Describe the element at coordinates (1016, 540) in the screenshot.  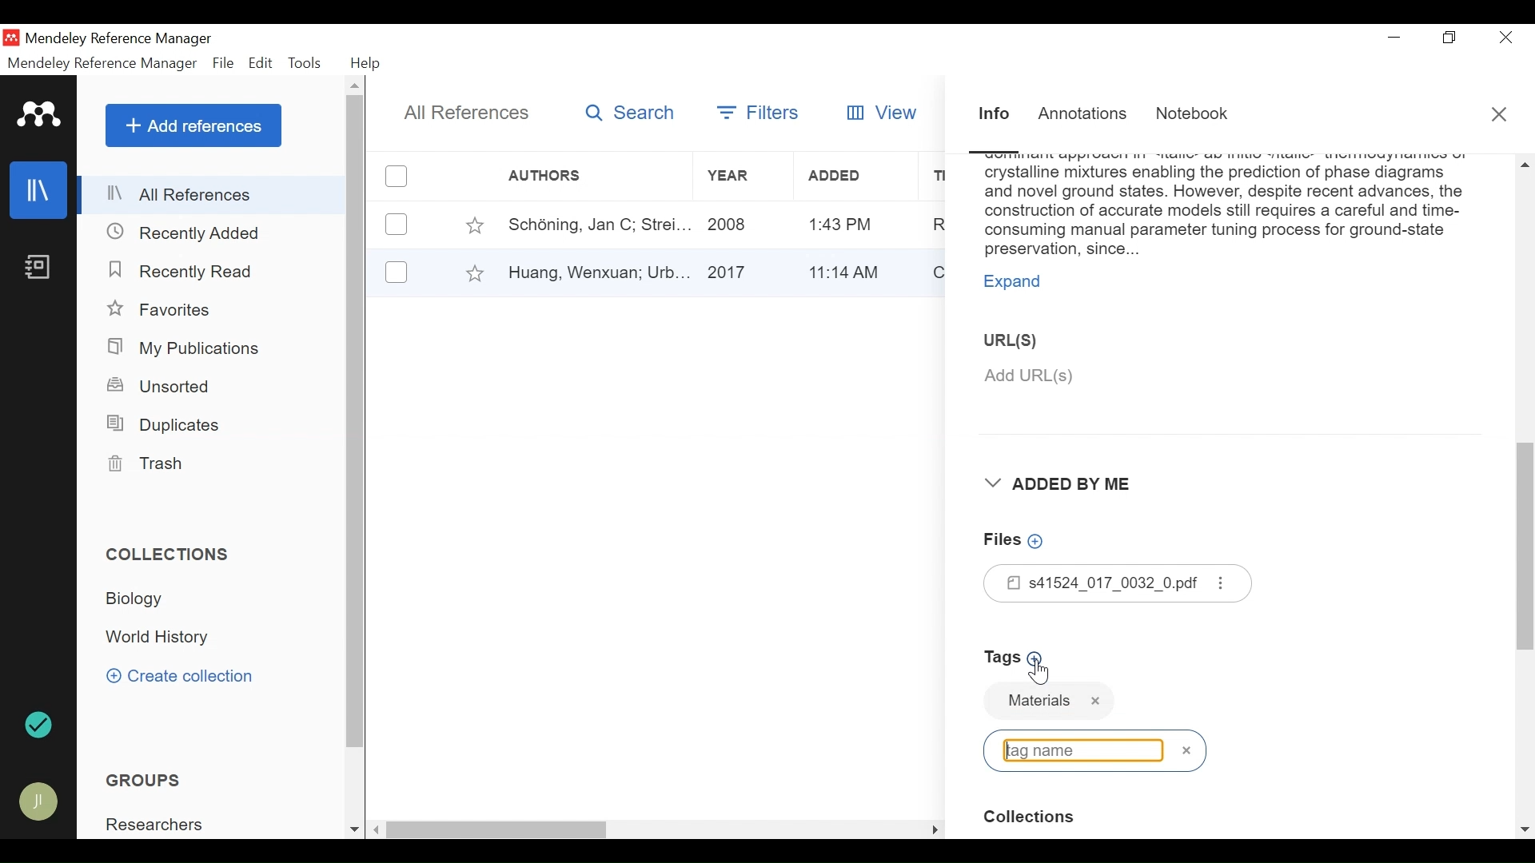
I see `Add Files` at that location.